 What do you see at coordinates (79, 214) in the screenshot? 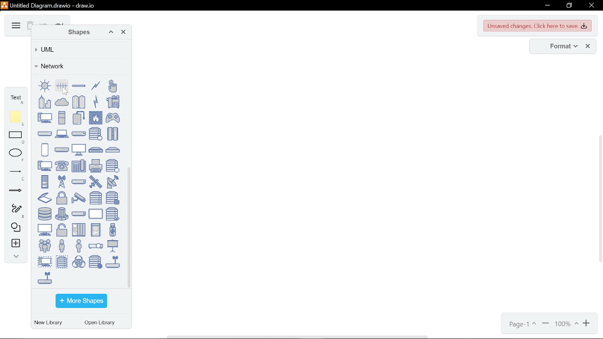
I see `switch` at bounding box center [79, 214].